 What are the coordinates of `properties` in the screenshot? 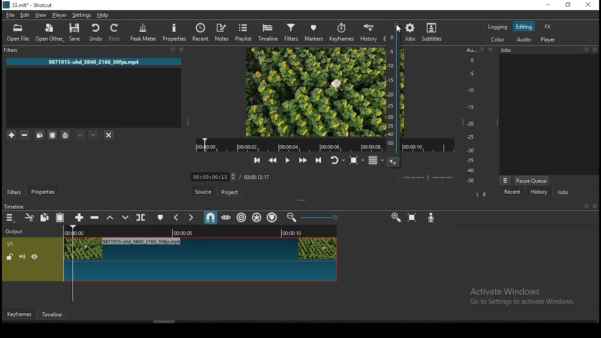 It's located at (43, 192).